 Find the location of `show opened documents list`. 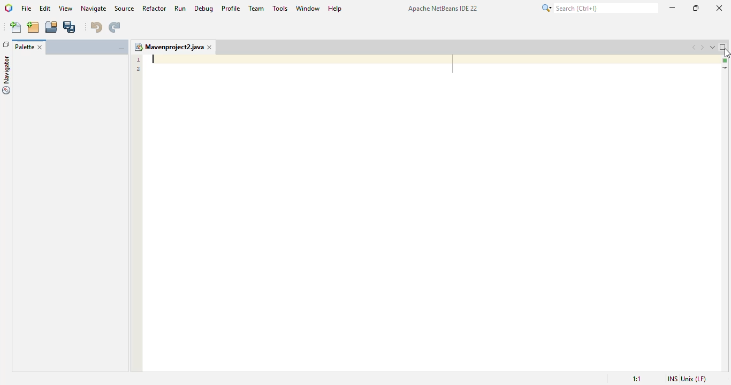

show opened documents list is located at coordinates (713, 47).